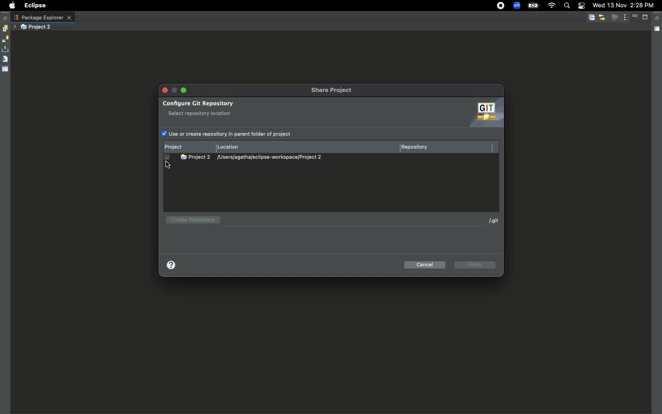 This screenshot has height=414, width=662. I want to click on Properties, so click(6, 69).